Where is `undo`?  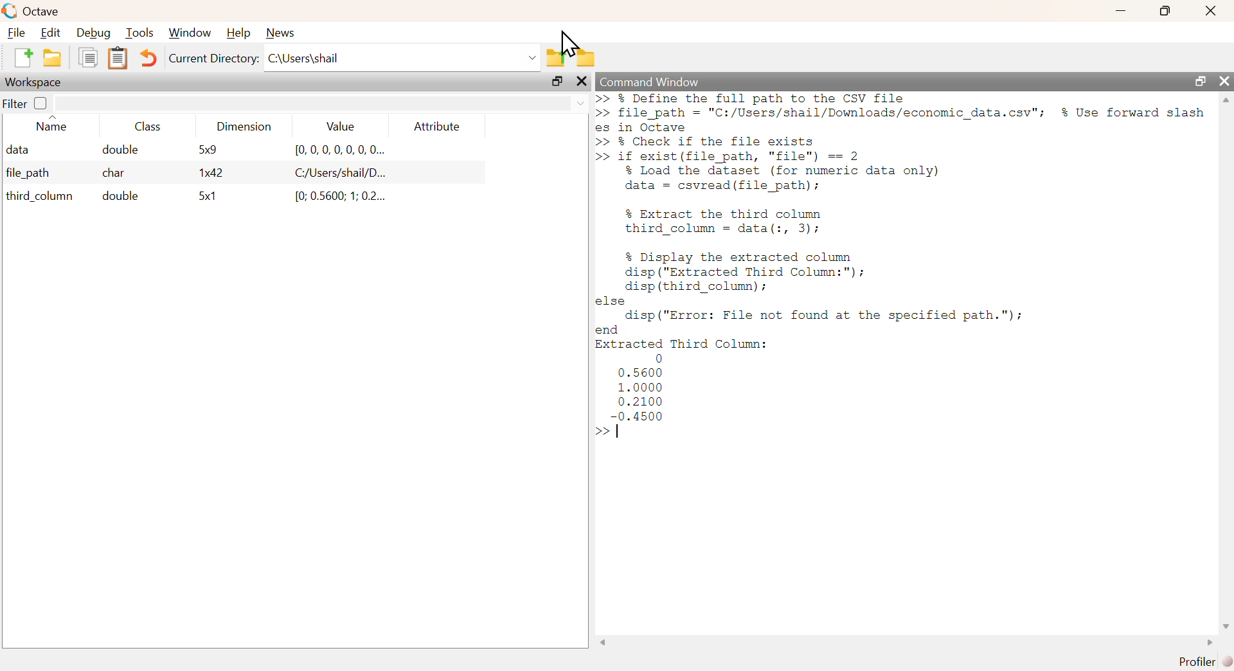 undo is located at coordinates (150, 59).